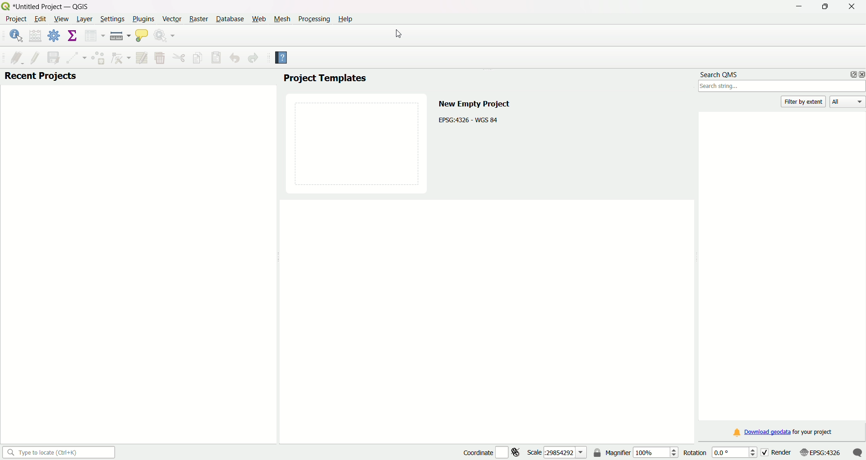 The height and width of the screenshot is (460, 866). Describe the element at coordinates (358, 142) in the screenshot. I see `slide` at that location.